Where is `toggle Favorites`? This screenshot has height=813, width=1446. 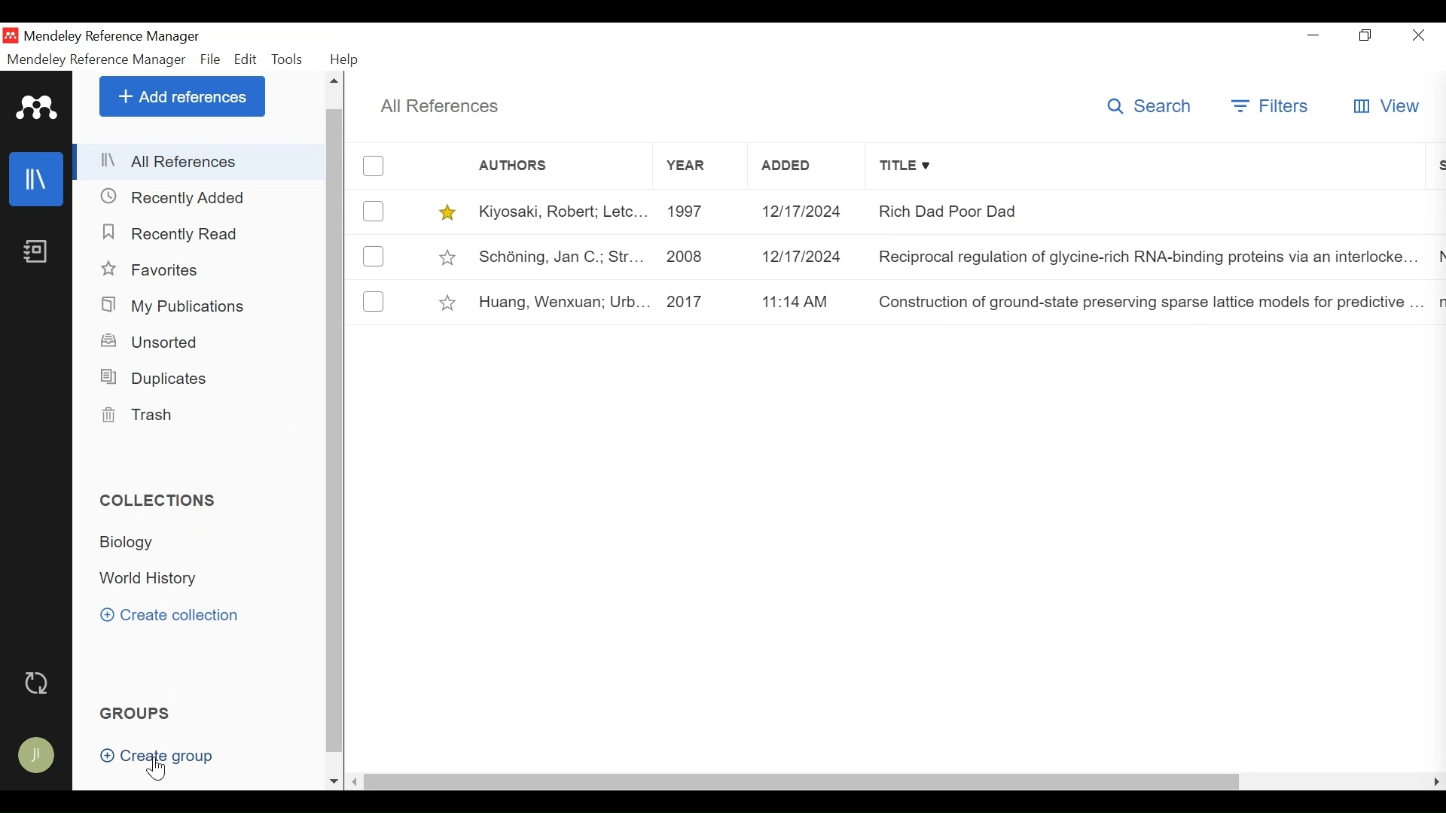 toggle Favorites is located at coordinates (450, 302).